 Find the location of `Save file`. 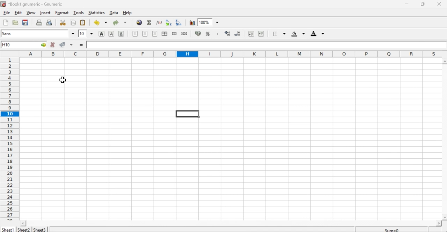

Save file is located at coordinates (25, 23).